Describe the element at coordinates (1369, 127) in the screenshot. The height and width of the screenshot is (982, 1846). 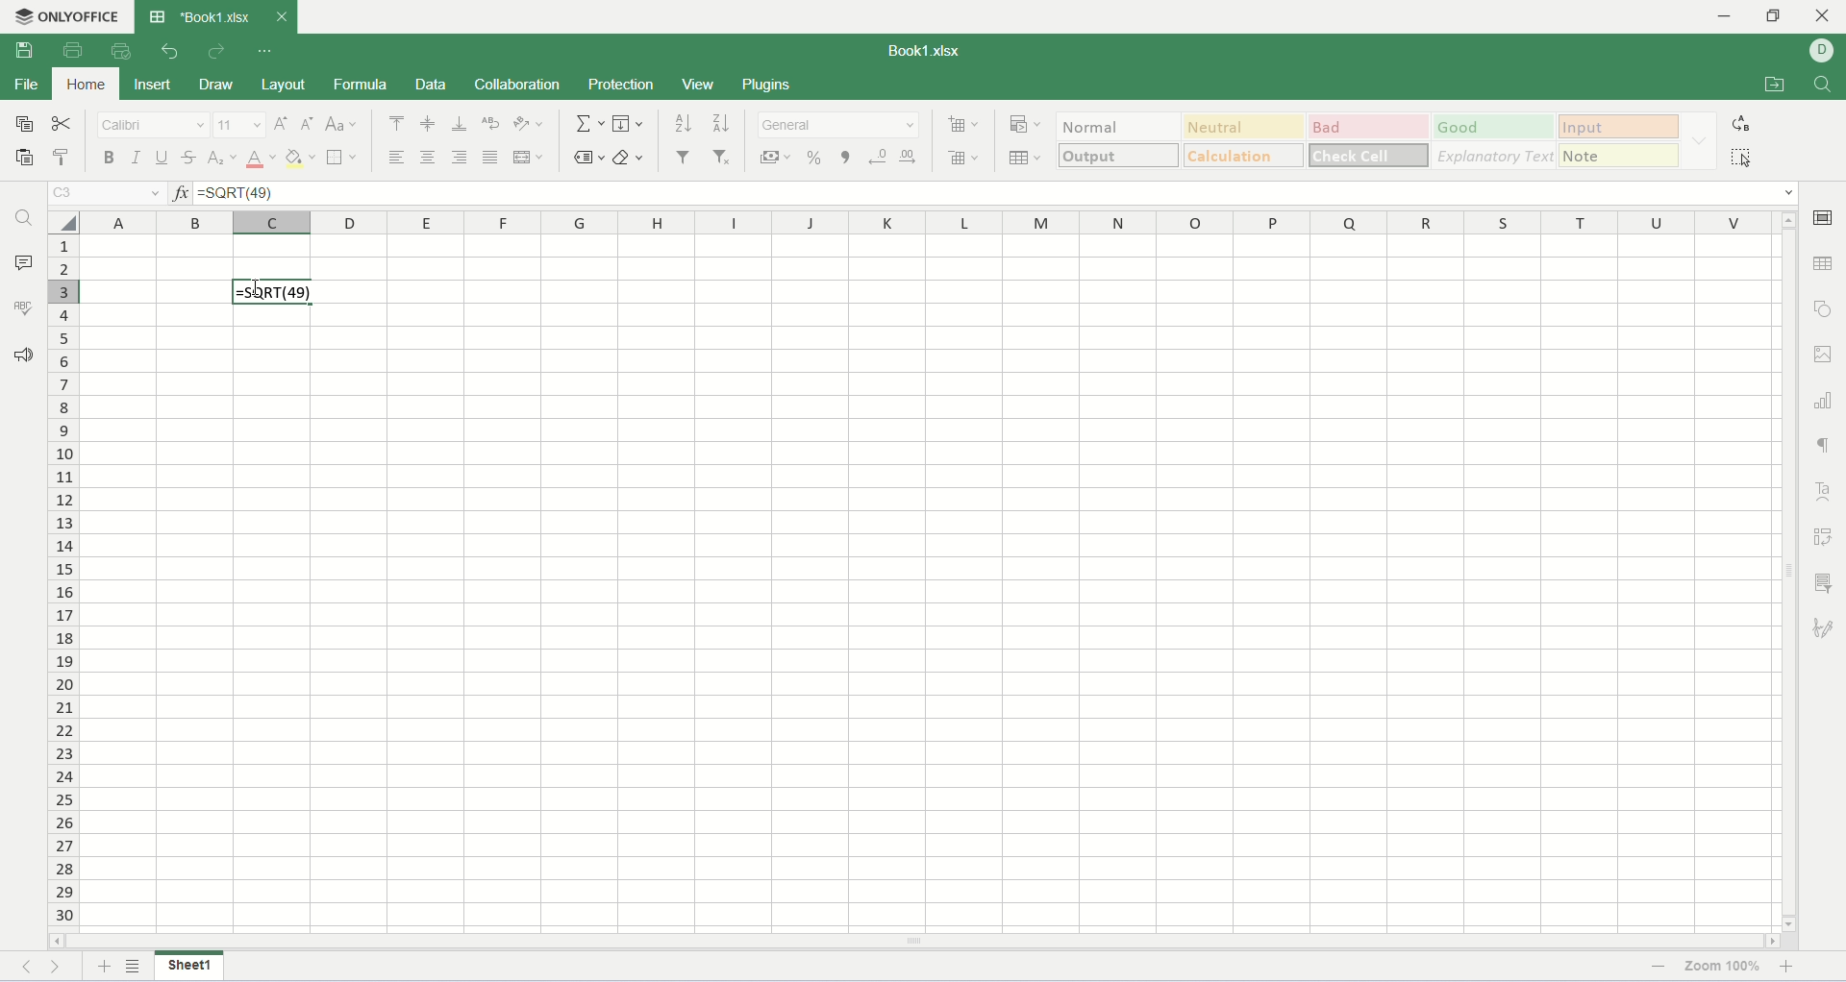
I see `bad` at that location.